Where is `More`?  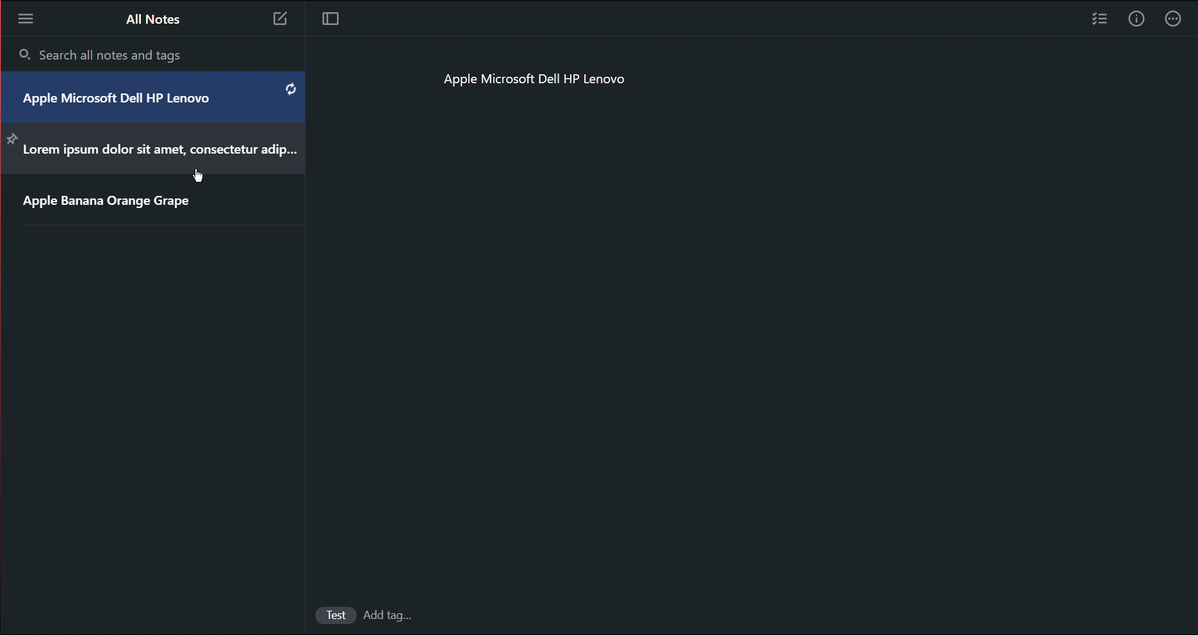 More is located at coordinates (1176, 21).